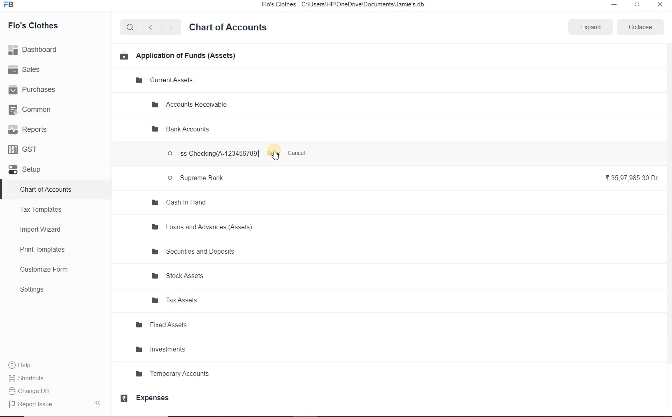 Image resolution: width=672 pixels, height=417 pixels. Describe the element at coordinates (207, 230) in the screenshot. I see `Loans and Advances (Assets)` at that location.